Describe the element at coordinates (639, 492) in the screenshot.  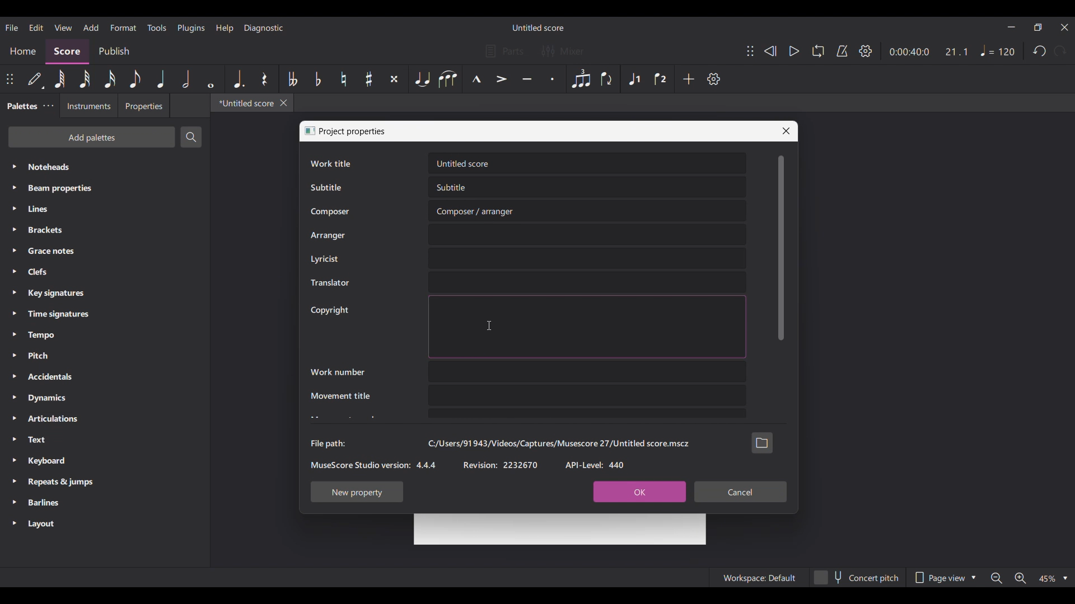
I see `OK` at that location.